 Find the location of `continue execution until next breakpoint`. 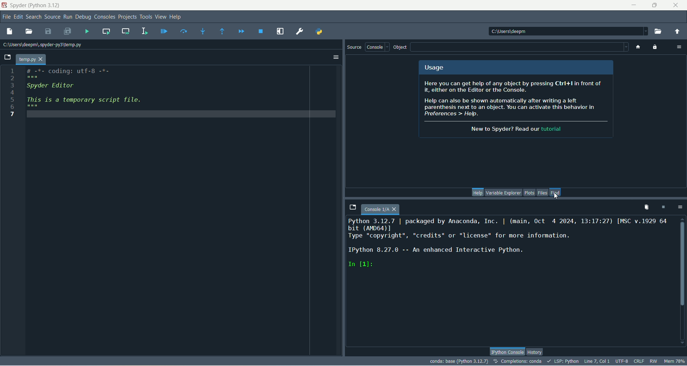

continue execution until next breakpoint is located at coordinates (240, 31).